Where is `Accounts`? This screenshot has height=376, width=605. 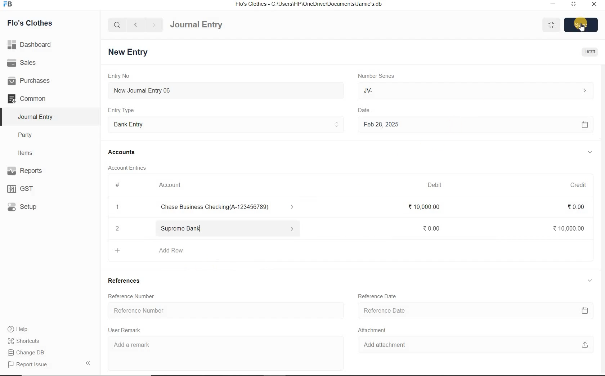 Accounts is located at coordinates (123, 152).